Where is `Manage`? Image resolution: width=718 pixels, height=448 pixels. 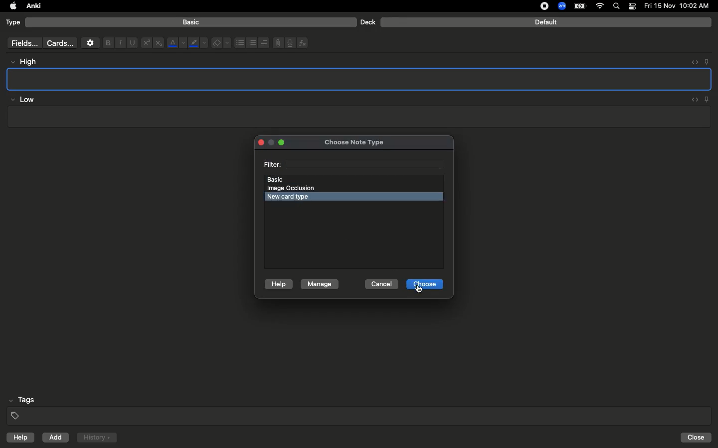 Manage is located at coordinates (320, 285).